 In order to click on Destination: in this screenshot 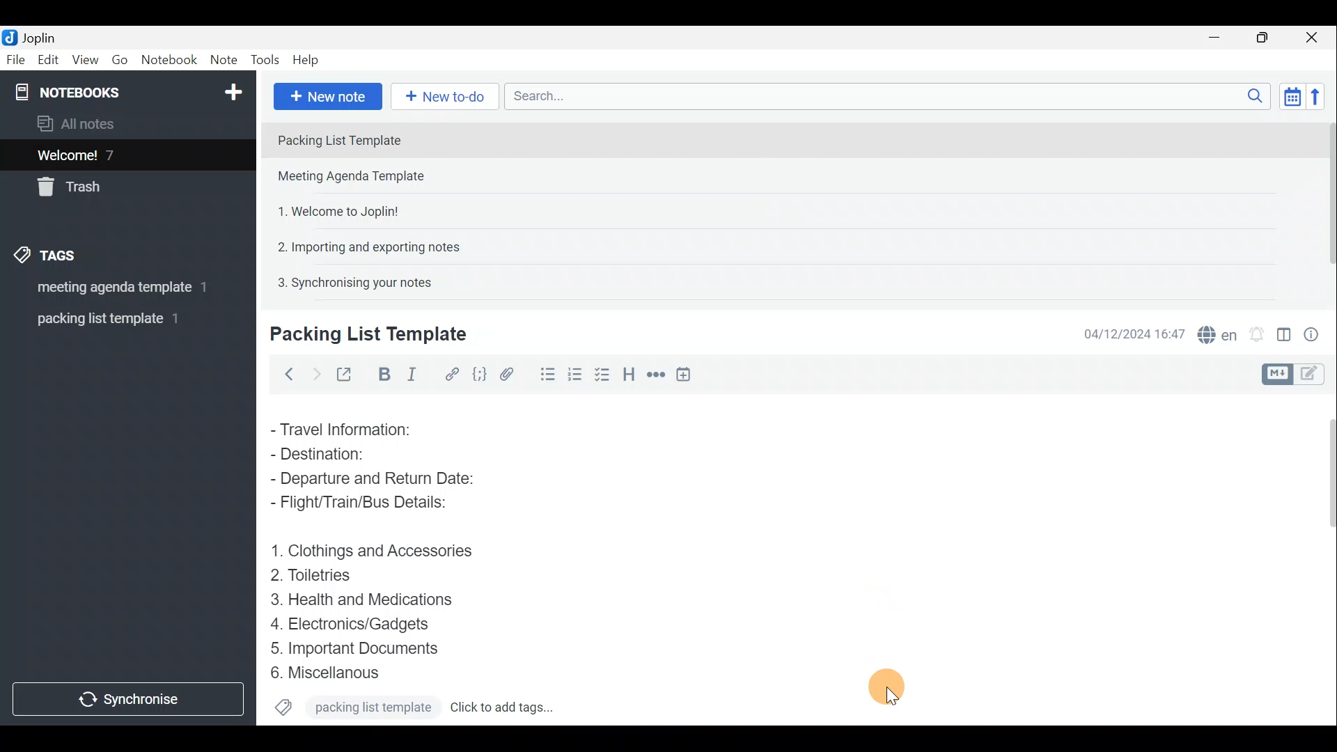, I will do `click(347, 454)`.